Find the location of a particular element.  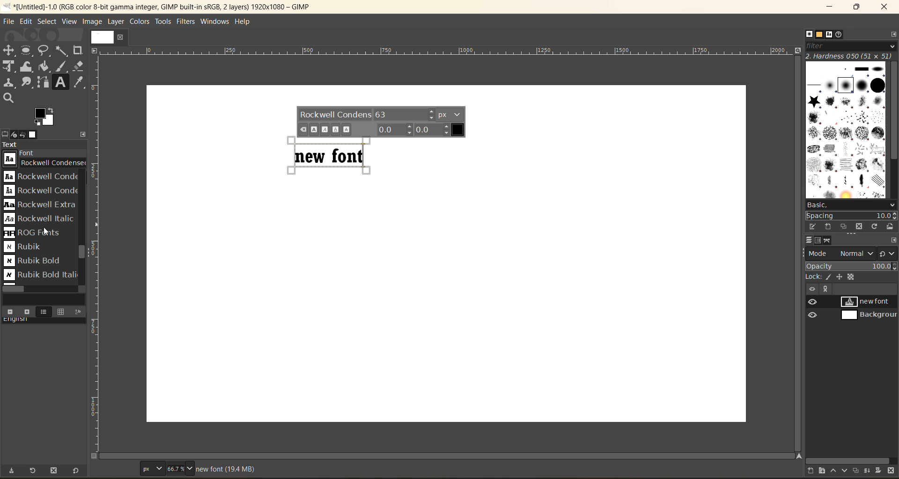

zoom is located at coordinates (195, 467).